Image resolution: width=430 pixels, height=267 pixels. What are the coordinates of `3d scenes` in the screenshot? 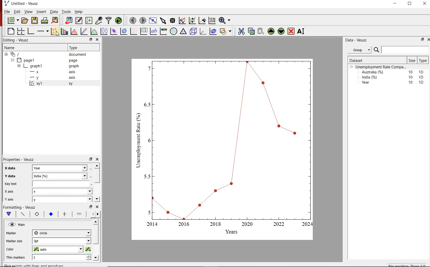 It's located at (192, 31).